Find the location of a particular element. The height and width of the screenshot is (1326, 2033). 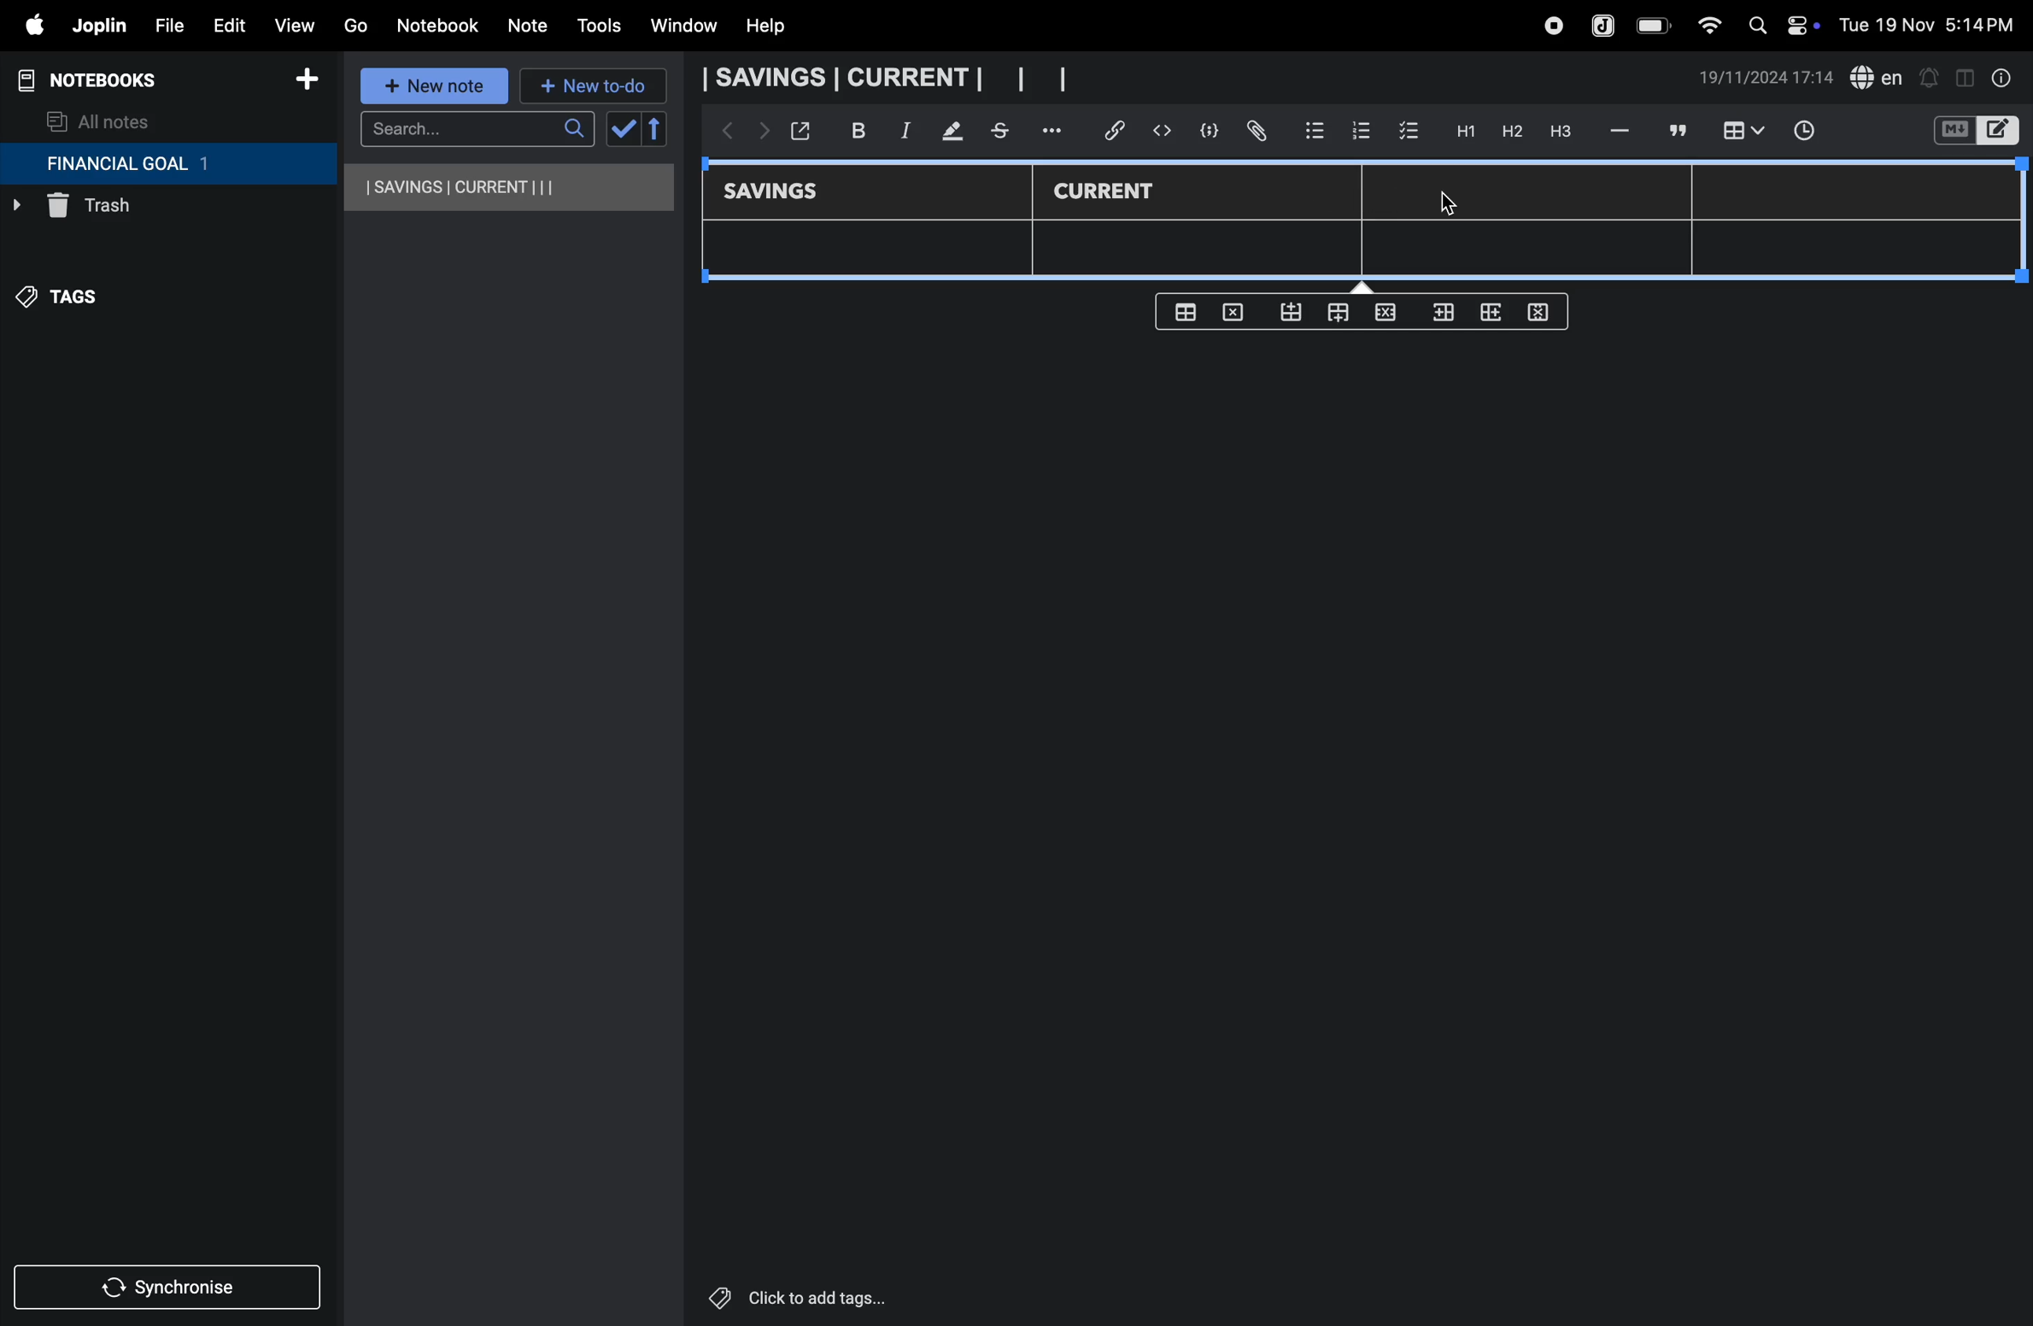

date and time is located at coordinates (1766, 78).